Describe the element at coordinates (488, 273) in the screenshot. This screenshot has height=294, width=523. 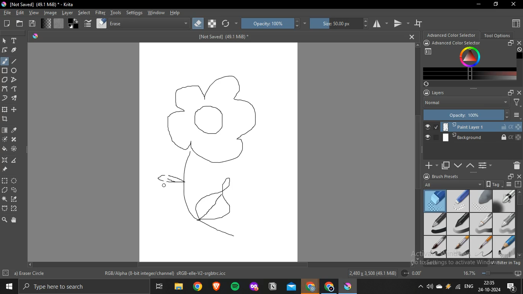
I see `Zoom` at that location.